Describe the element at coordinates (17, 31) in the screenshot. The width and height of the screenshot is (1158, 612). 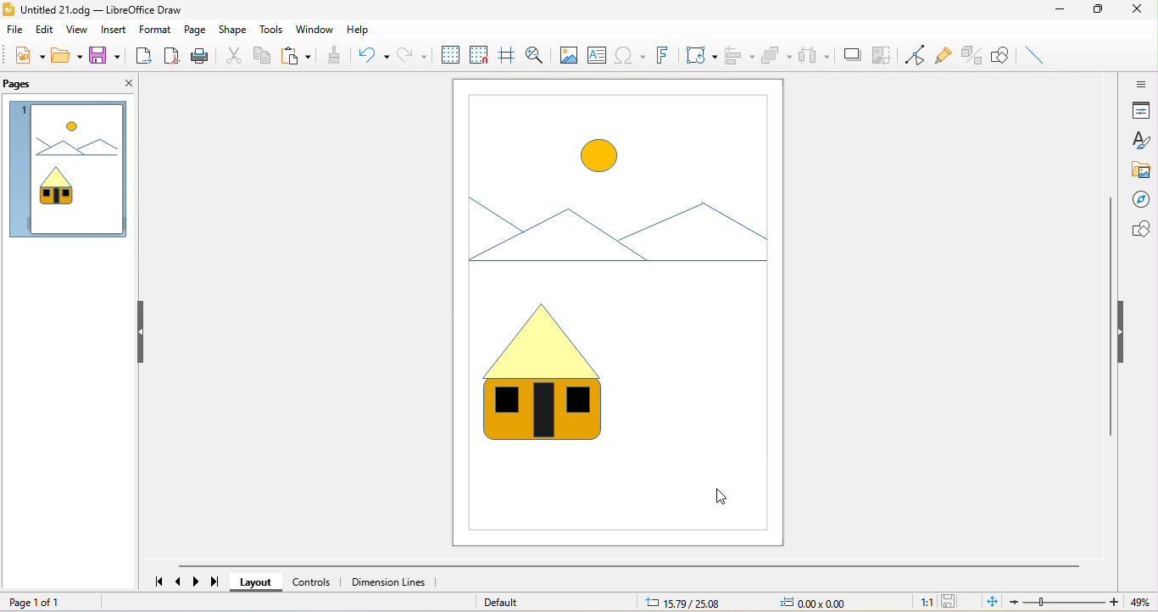
I see `file` at that location.